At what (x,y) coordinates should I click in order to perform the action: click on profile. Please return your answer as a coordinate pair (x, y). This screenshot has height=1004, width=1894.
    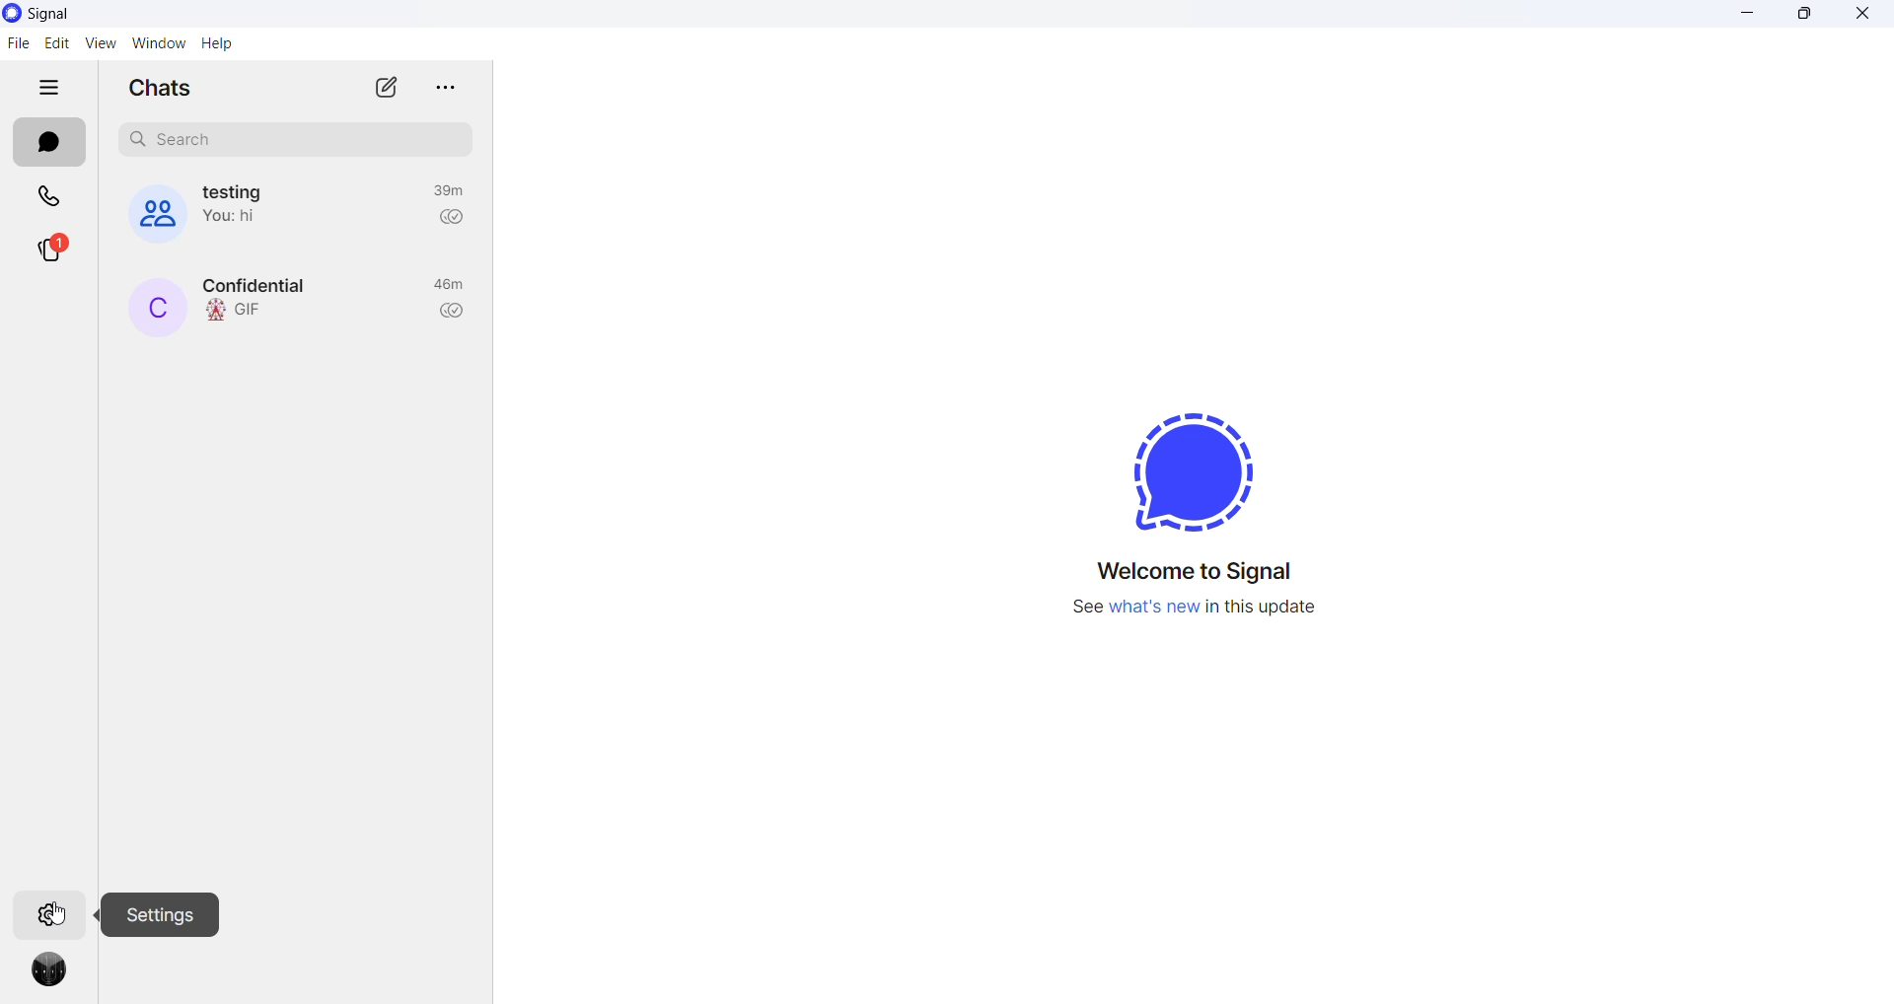
    Looking at the image, I should click on (46, 970).